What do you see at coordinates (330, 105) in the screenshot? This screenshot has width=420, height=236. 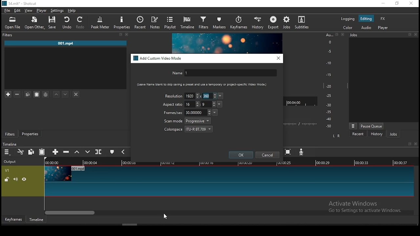 I see `-30` at bounding box center [330, 105].